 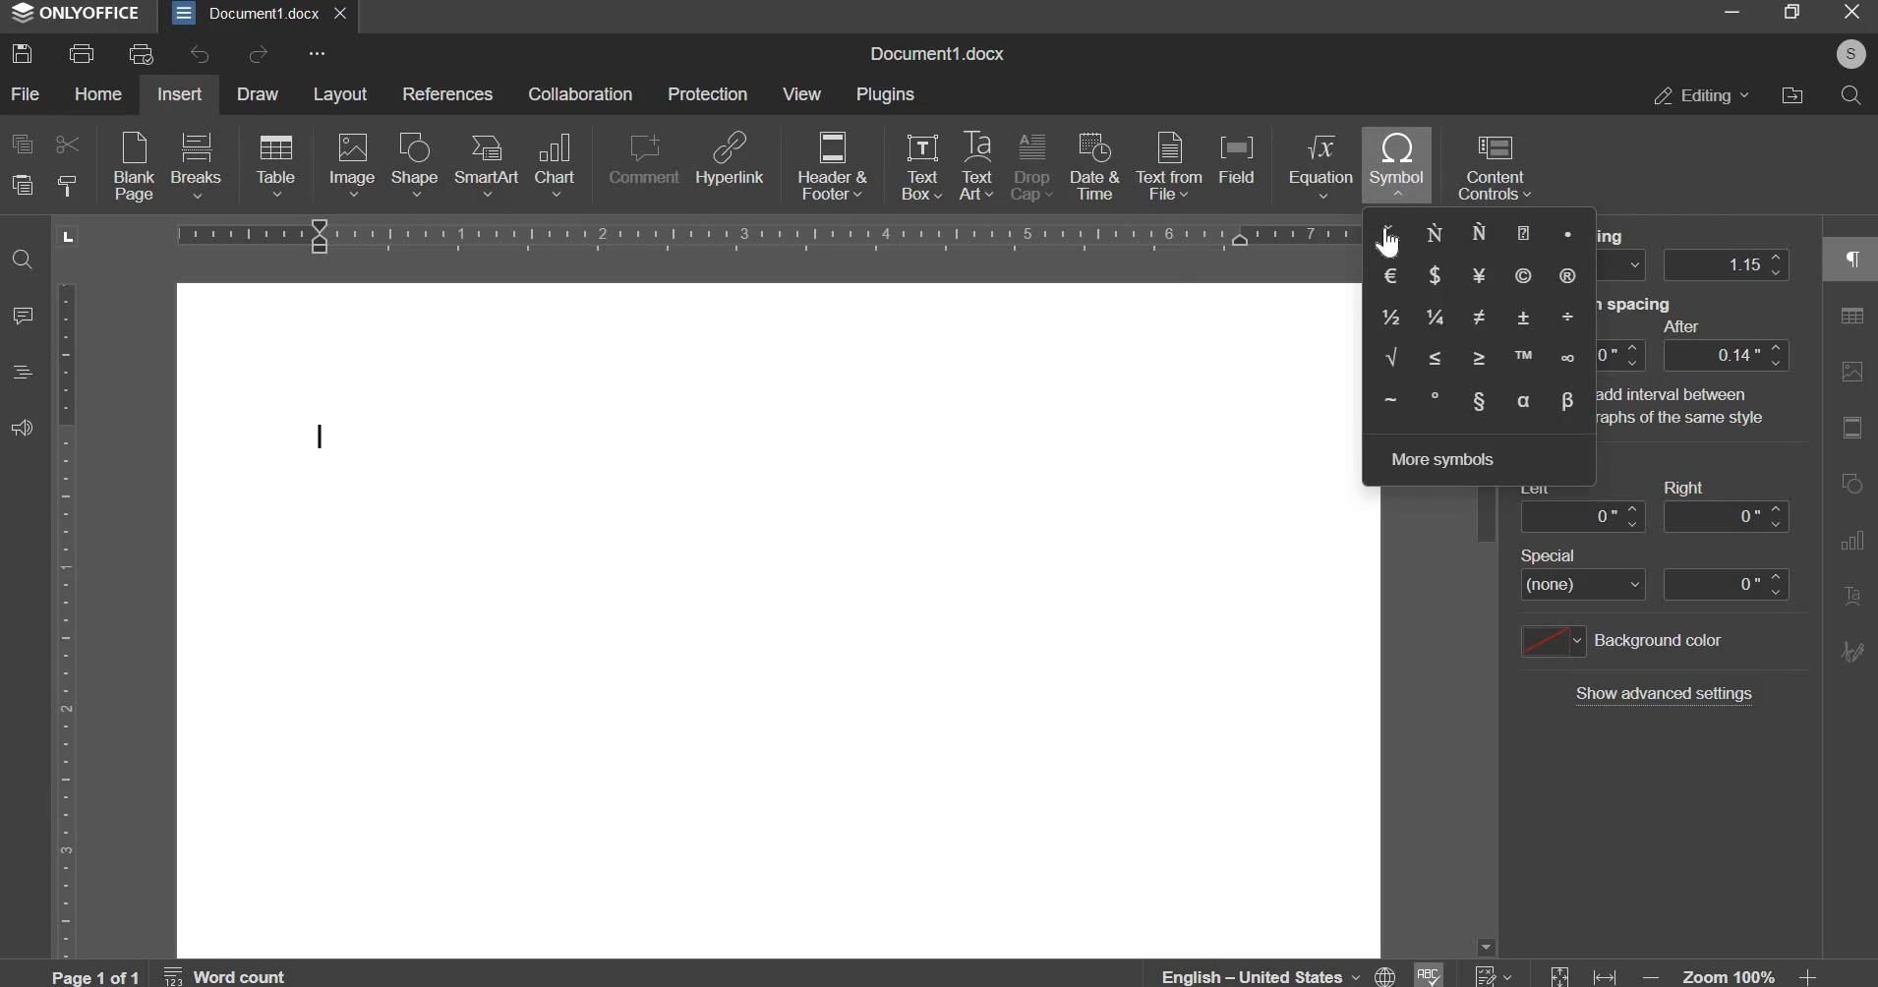 I want to click on redo, so click(x=259, y=54).